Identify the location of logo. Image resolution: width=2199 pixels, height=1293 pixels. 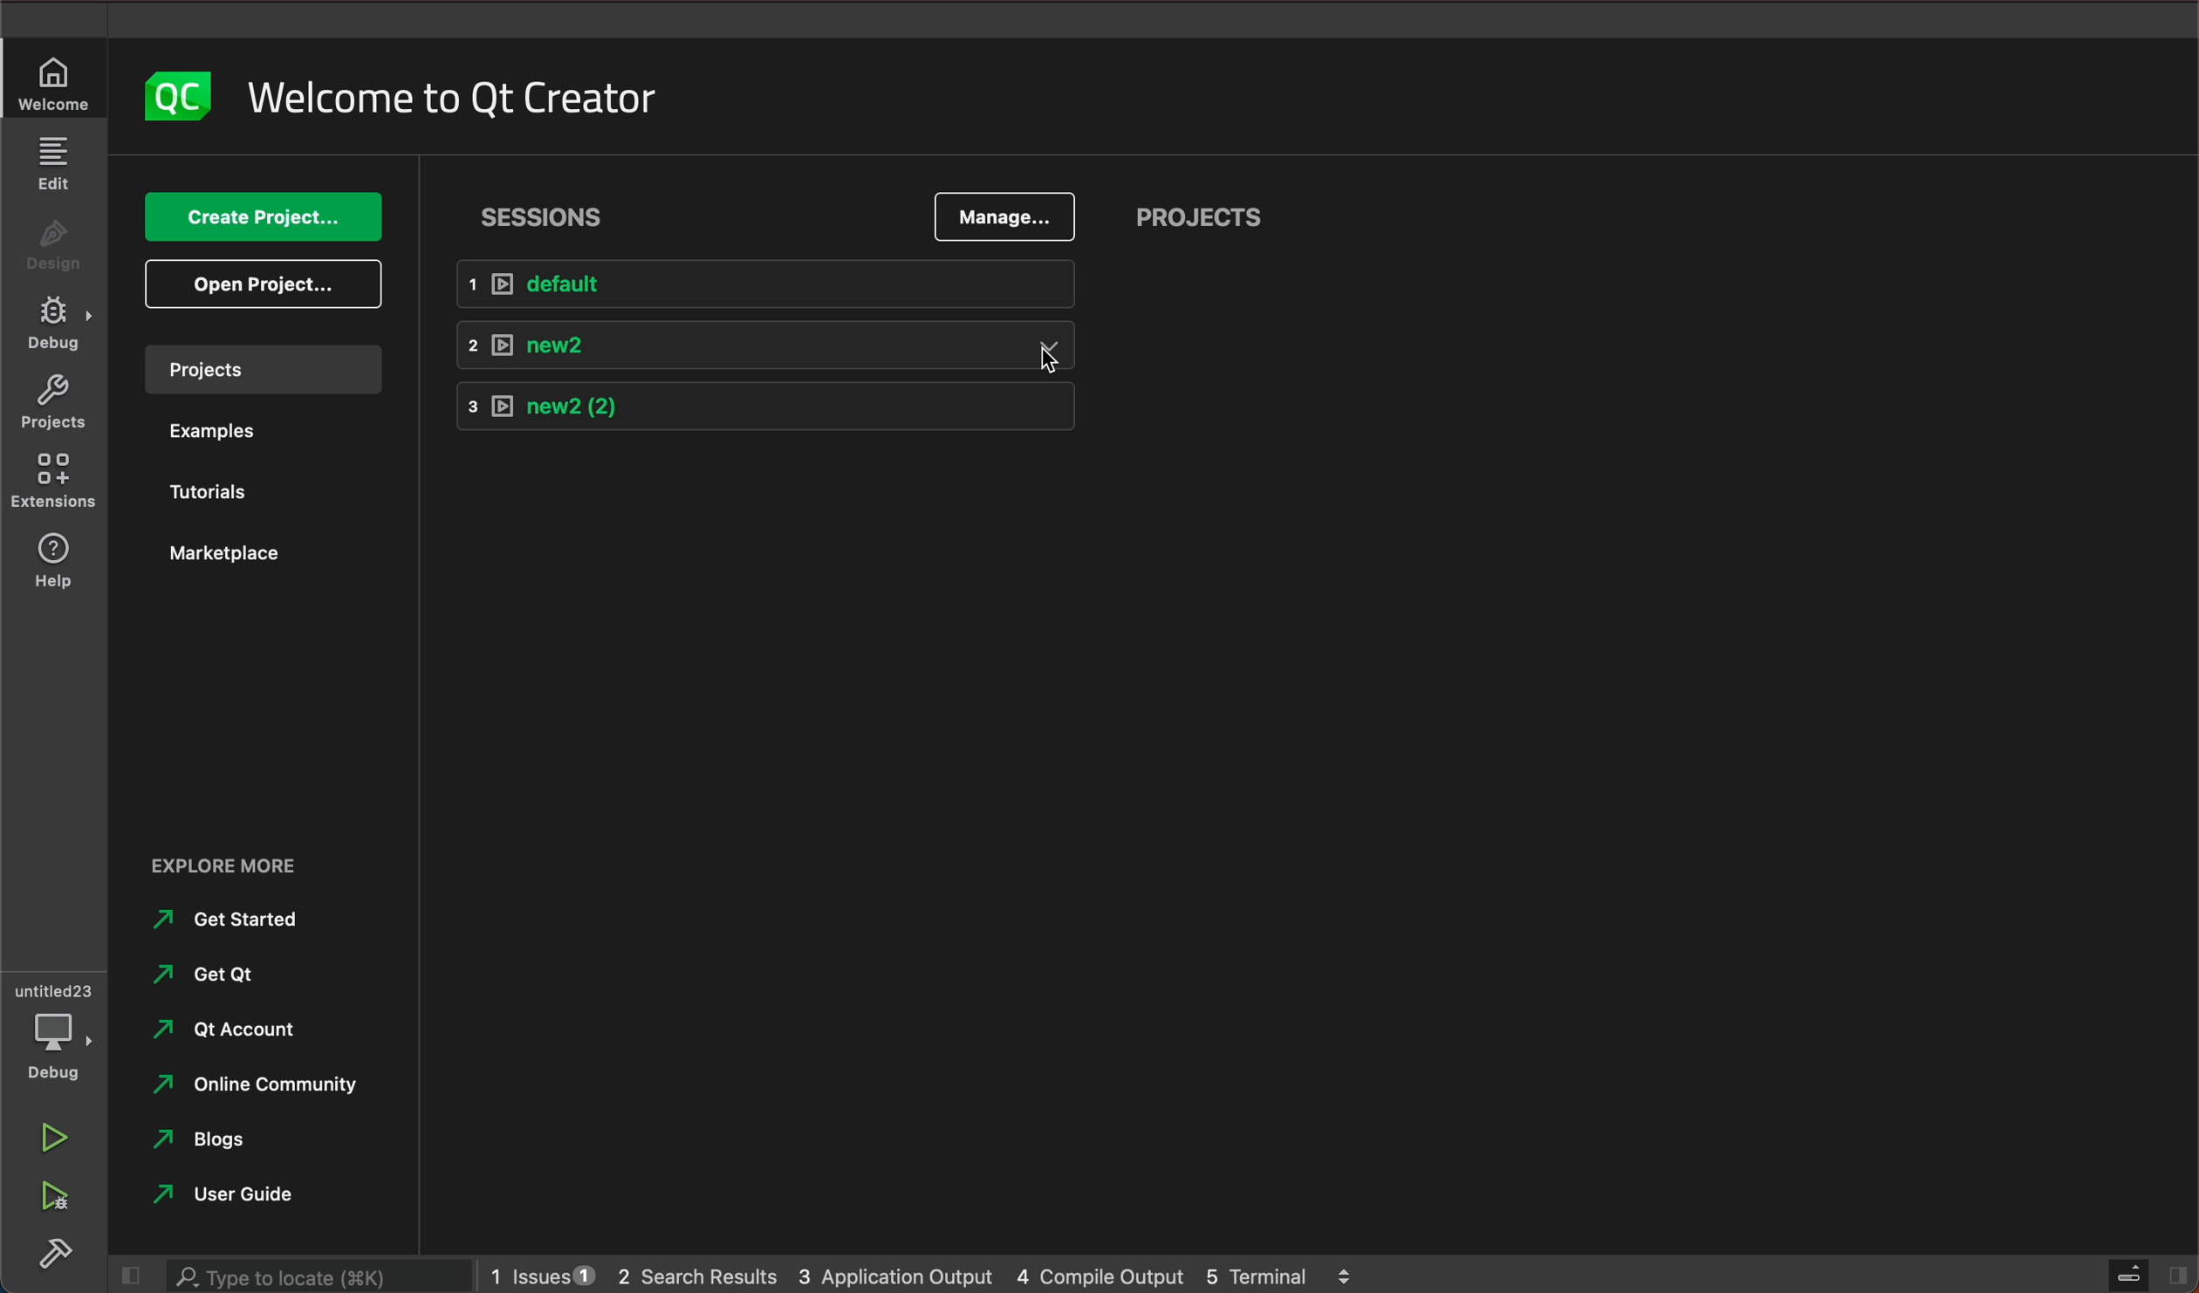
(176, 98).